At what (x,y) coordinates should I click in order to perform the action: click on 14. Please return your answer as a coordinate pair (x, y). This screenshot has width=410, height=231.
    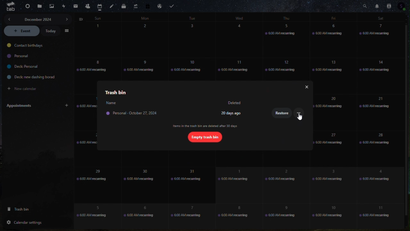
    Looking at the image, I should click on (381, 75).